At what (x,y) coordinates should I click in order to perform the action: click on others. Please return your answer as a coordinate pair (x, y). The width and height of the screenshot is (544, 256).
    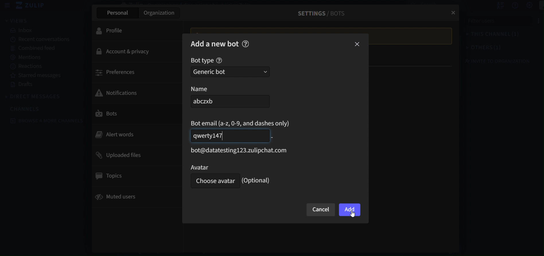
    Looking at the image, I should click on (478, 48).